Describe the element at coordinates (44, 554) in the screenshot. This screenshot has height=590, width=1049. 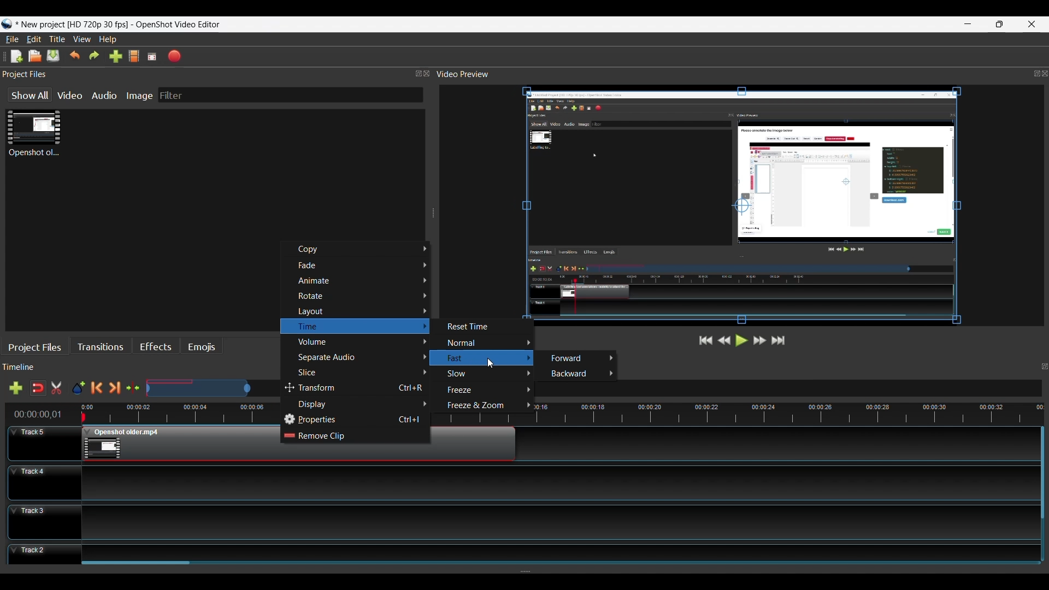
I see `Track Header` at that location.